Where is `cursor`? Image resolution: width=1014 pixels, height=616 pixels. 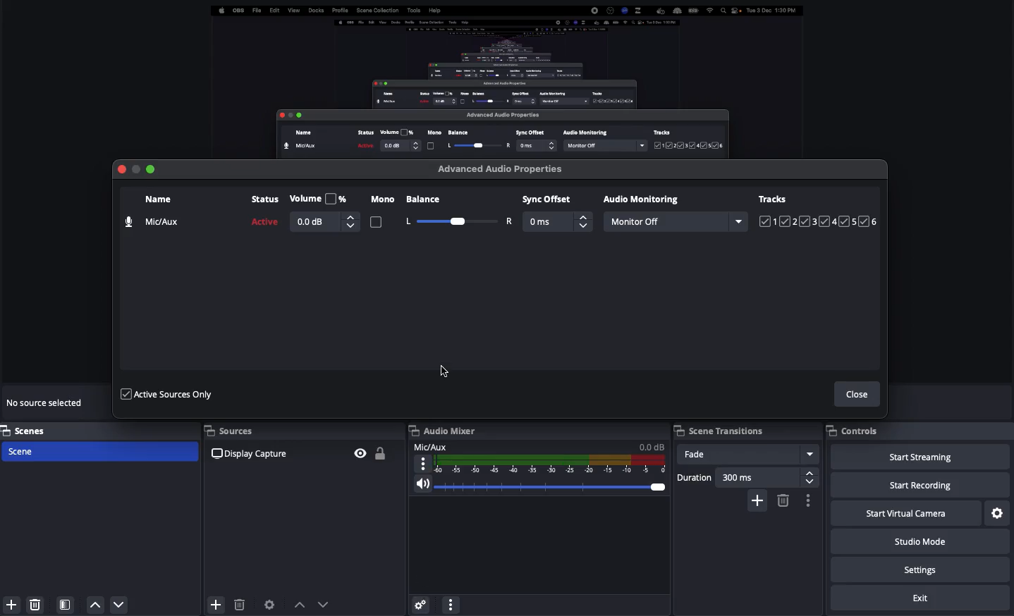
cursor is located at coordinates (439, 369).